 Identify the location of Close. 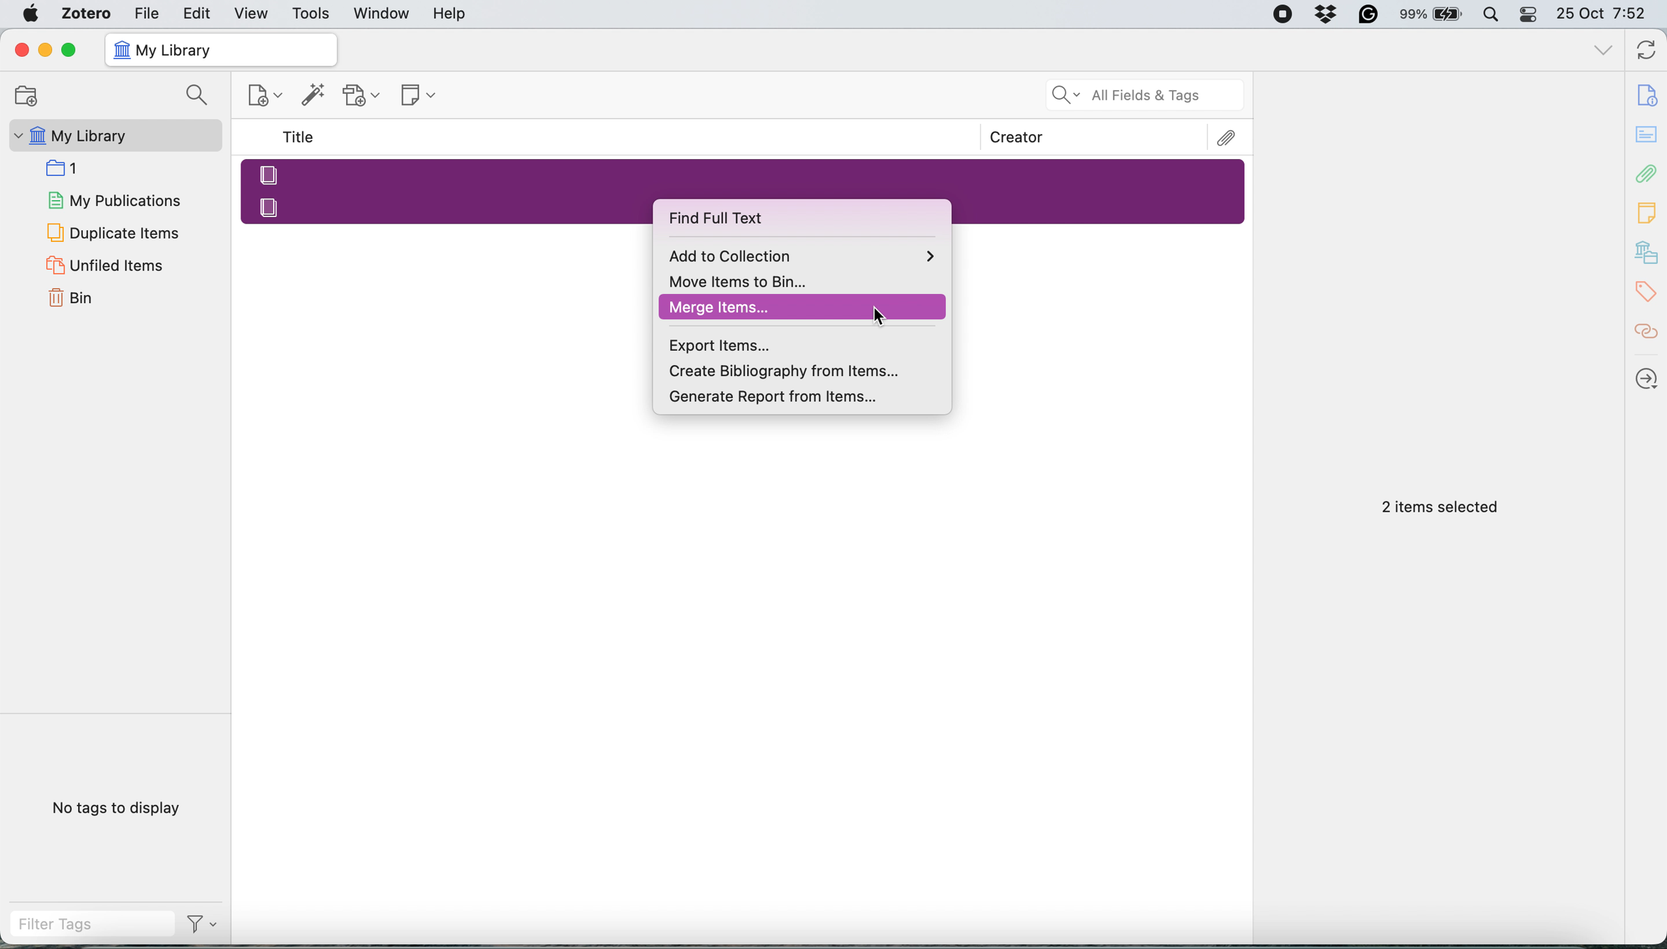
(21, 50).